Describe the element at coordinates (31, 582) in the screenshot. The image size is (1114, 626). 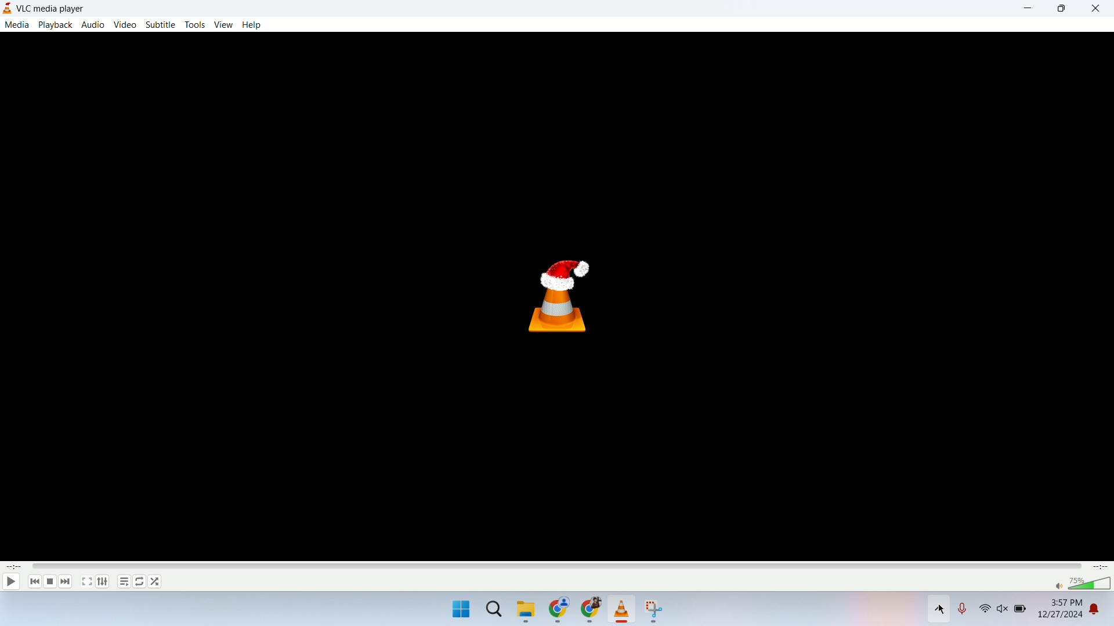
I see `previous track` at that location.